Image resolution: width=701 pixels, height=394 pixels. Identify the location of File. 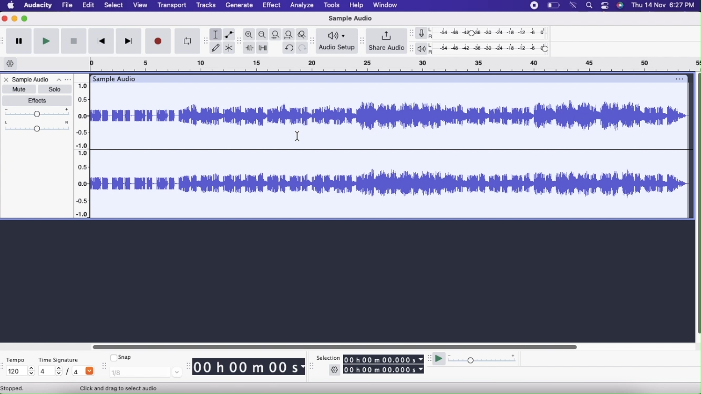
(67, 5).